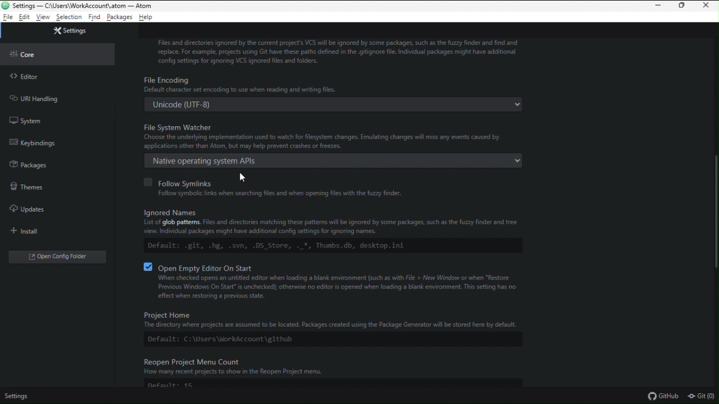 This screenshot has height=404, width=719. I want to click on File encoding, so click(333, 93).